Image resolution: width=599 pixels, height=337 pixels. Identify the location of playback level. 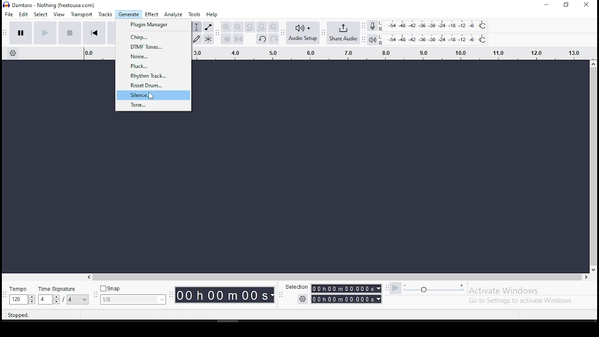
(435, 40).